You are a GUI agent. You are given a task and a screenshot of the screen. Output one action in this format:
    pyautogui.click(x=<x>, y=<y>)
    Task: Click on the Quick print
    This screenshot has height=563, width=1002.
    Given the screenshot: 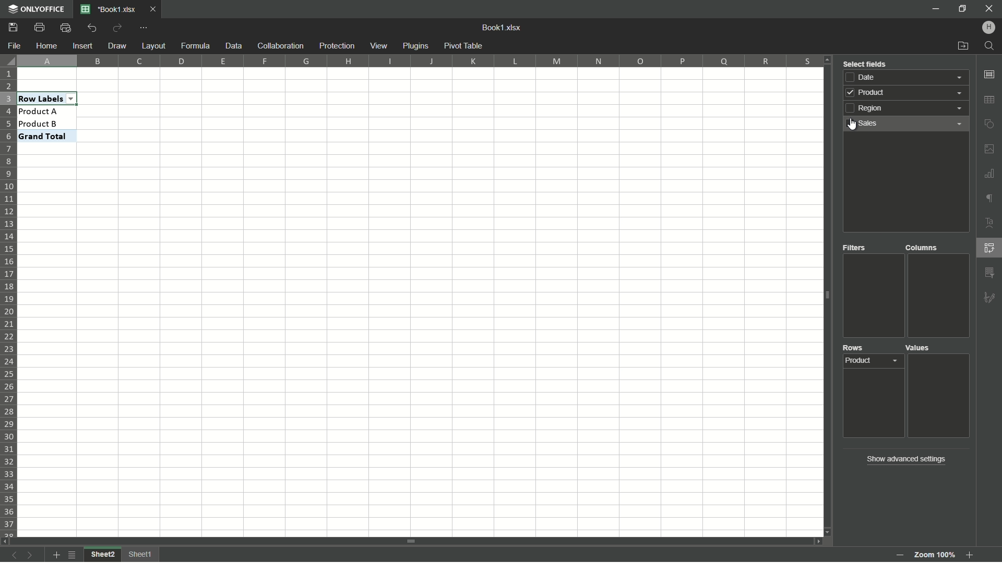 What is the action you would take?
    pyautogui.click(x=65, y=29)
    